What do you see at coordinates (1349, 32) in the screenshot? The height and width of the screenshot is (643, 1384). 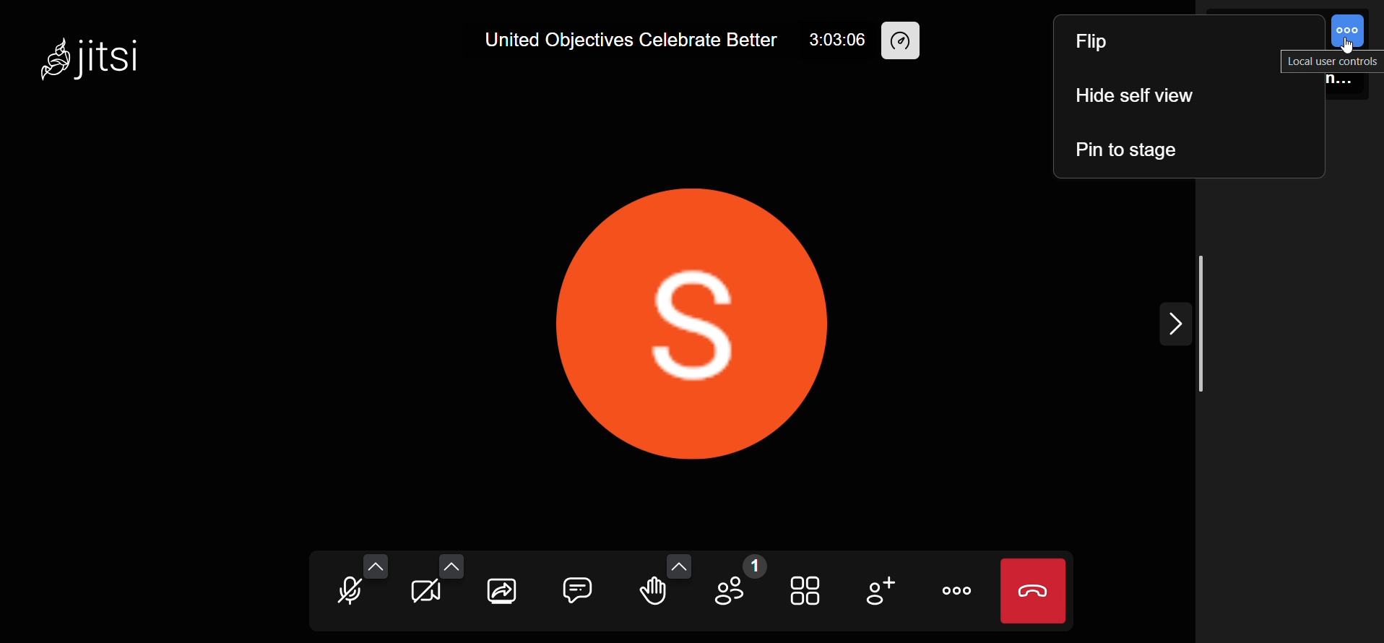 I see `control options` at bounding box center [1349, 32].